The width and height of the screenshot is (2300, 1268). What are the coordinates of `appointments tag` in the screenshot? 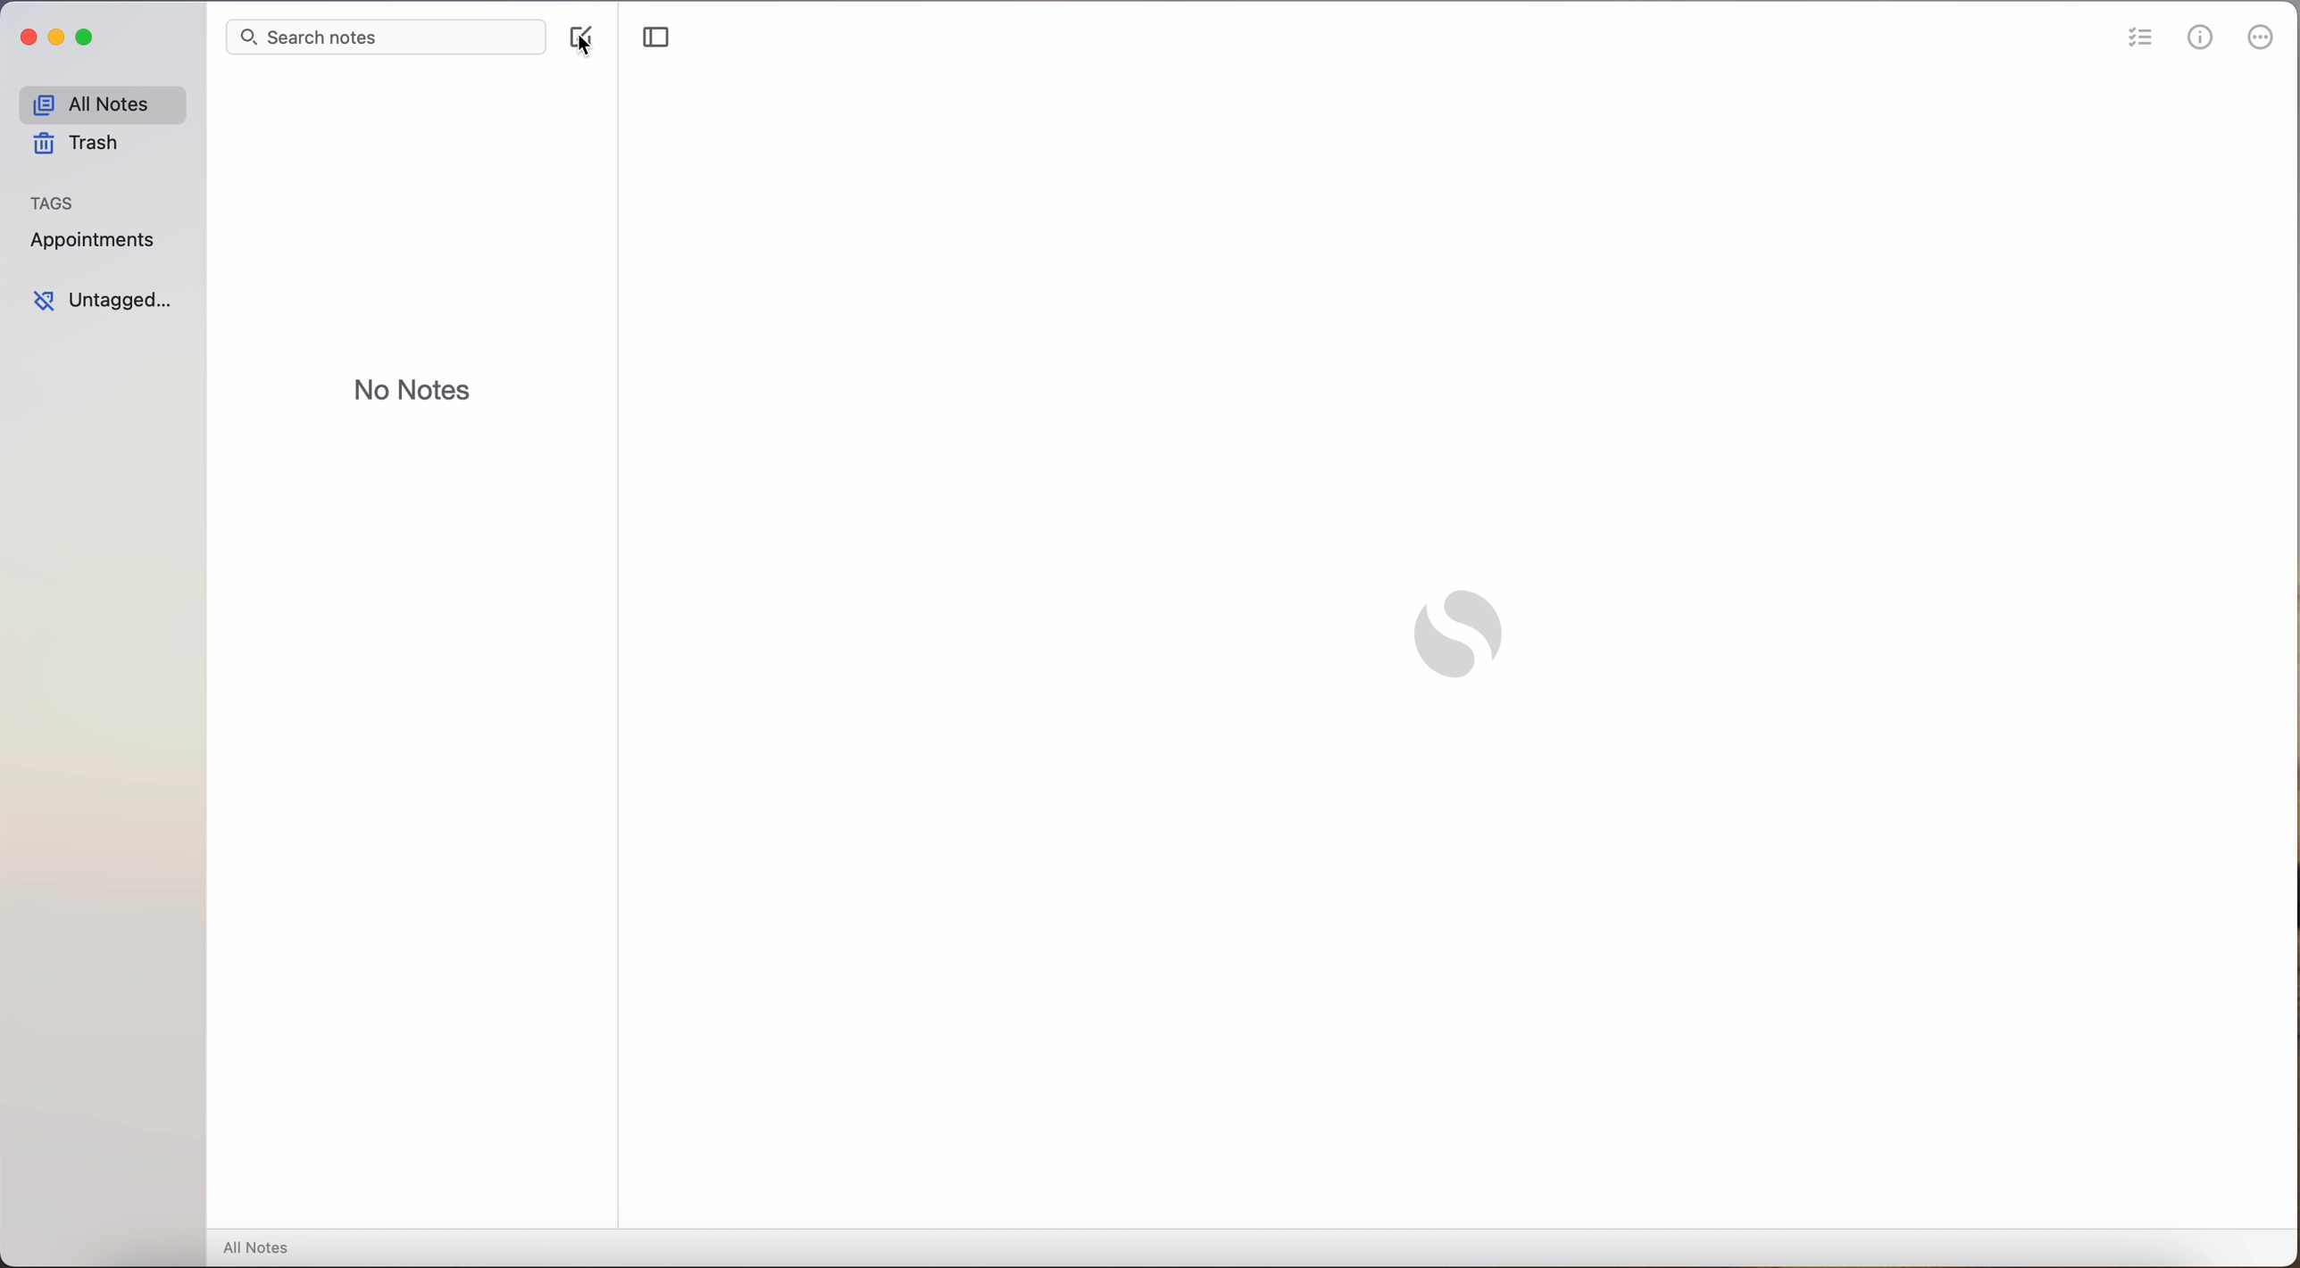 It's located at (95, 236).